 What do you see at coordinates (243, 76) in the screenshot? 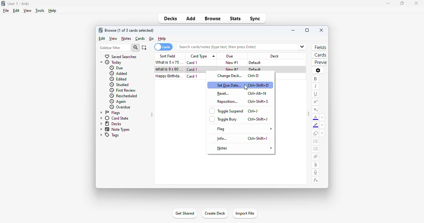
I see `change deck.. Ctrl + D` at bounding box center [243, 76].